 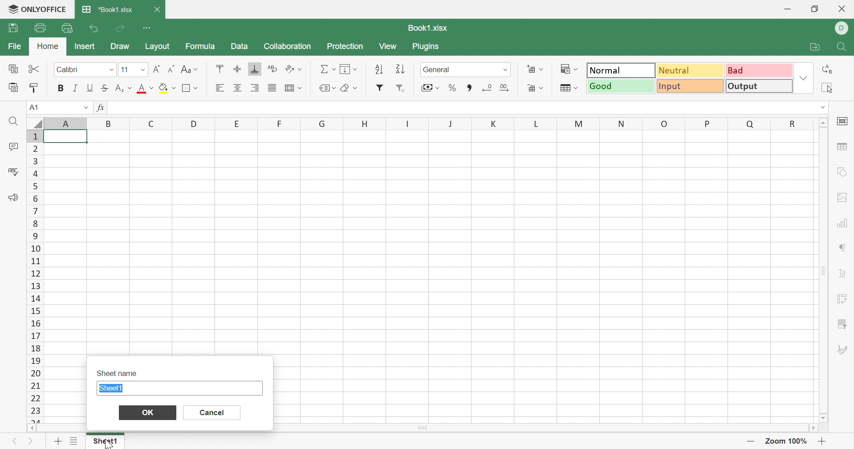 What do you see at coordinates (191, 69) in the screenshot?
I see `Change case` at bounding box center [191, 69].